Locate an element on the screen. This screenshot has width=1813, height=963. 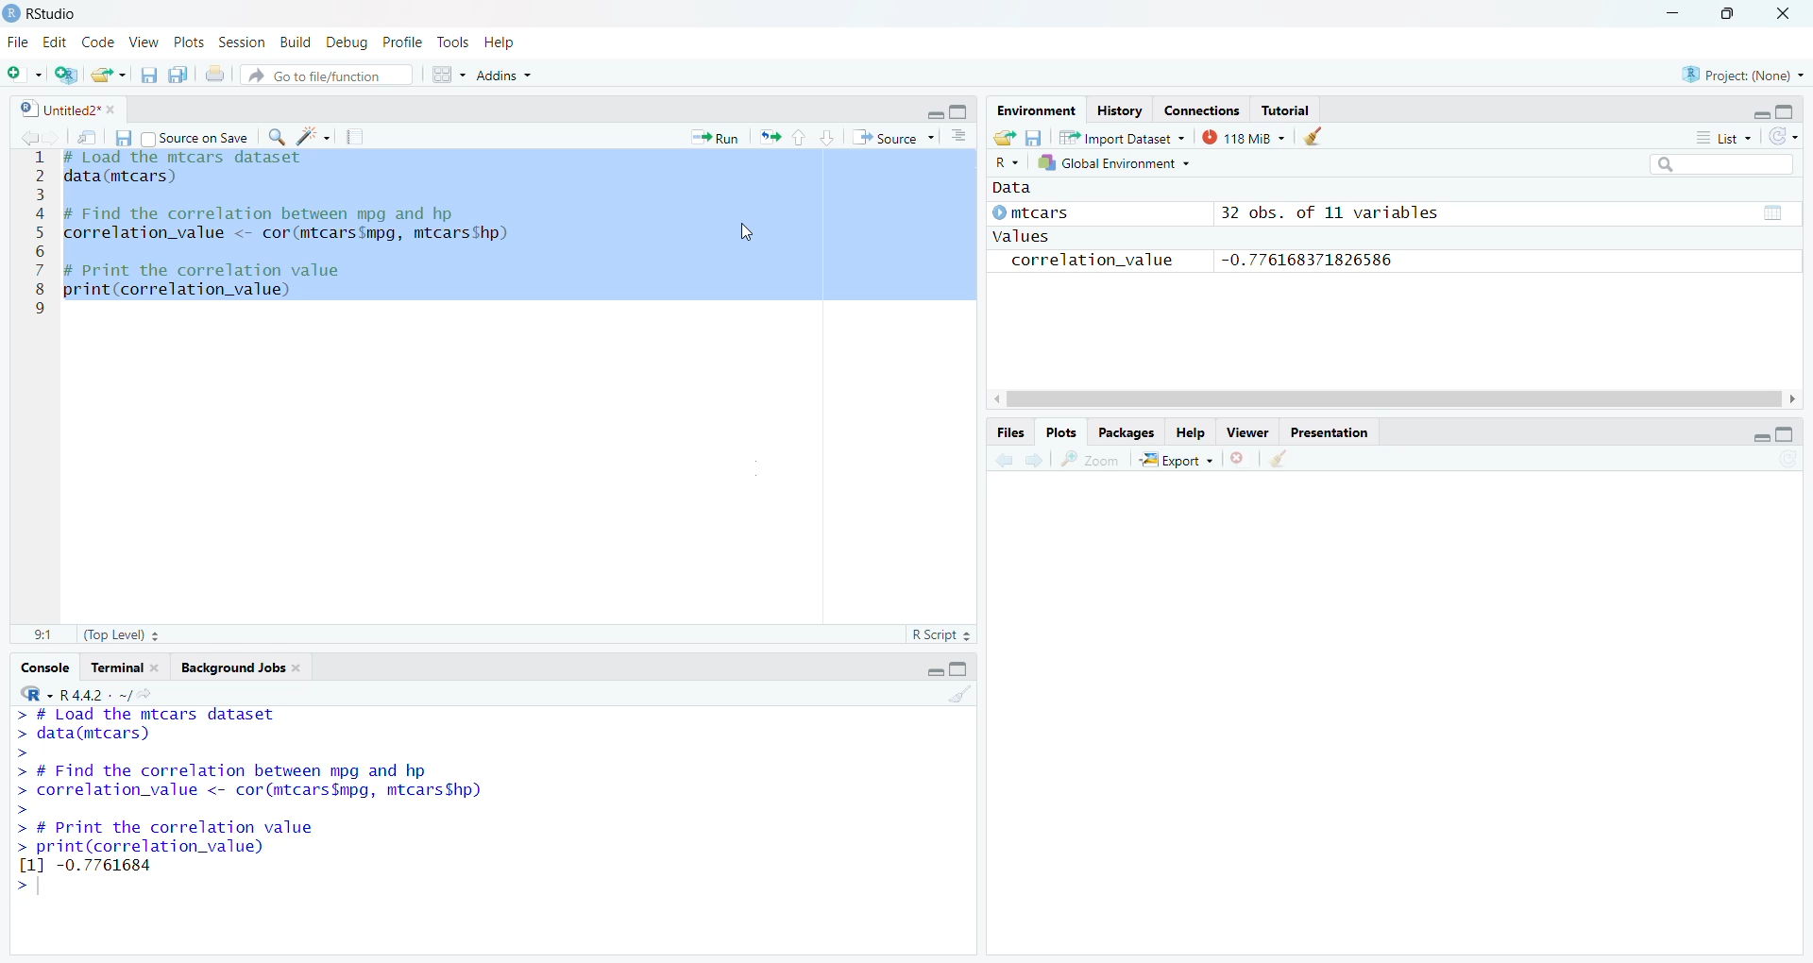
Zoom is located at coordinates (1091, 459).